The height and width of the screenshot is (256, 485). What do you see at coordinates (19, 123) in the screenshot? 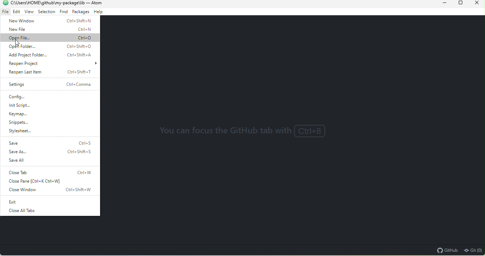
I see `snippets` at bounding box center [19, 123].